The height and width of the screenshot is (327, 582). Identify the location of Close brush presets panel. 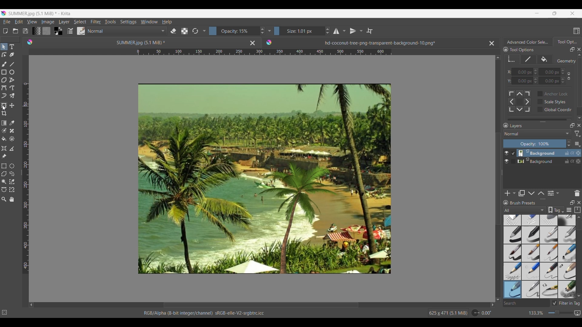
(579, 203).